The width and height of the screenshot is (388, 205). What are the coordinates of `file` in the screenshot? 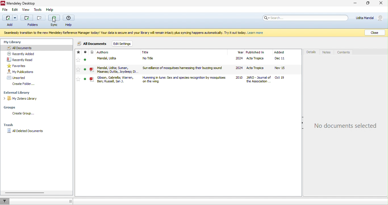 It's located at (6, 10).